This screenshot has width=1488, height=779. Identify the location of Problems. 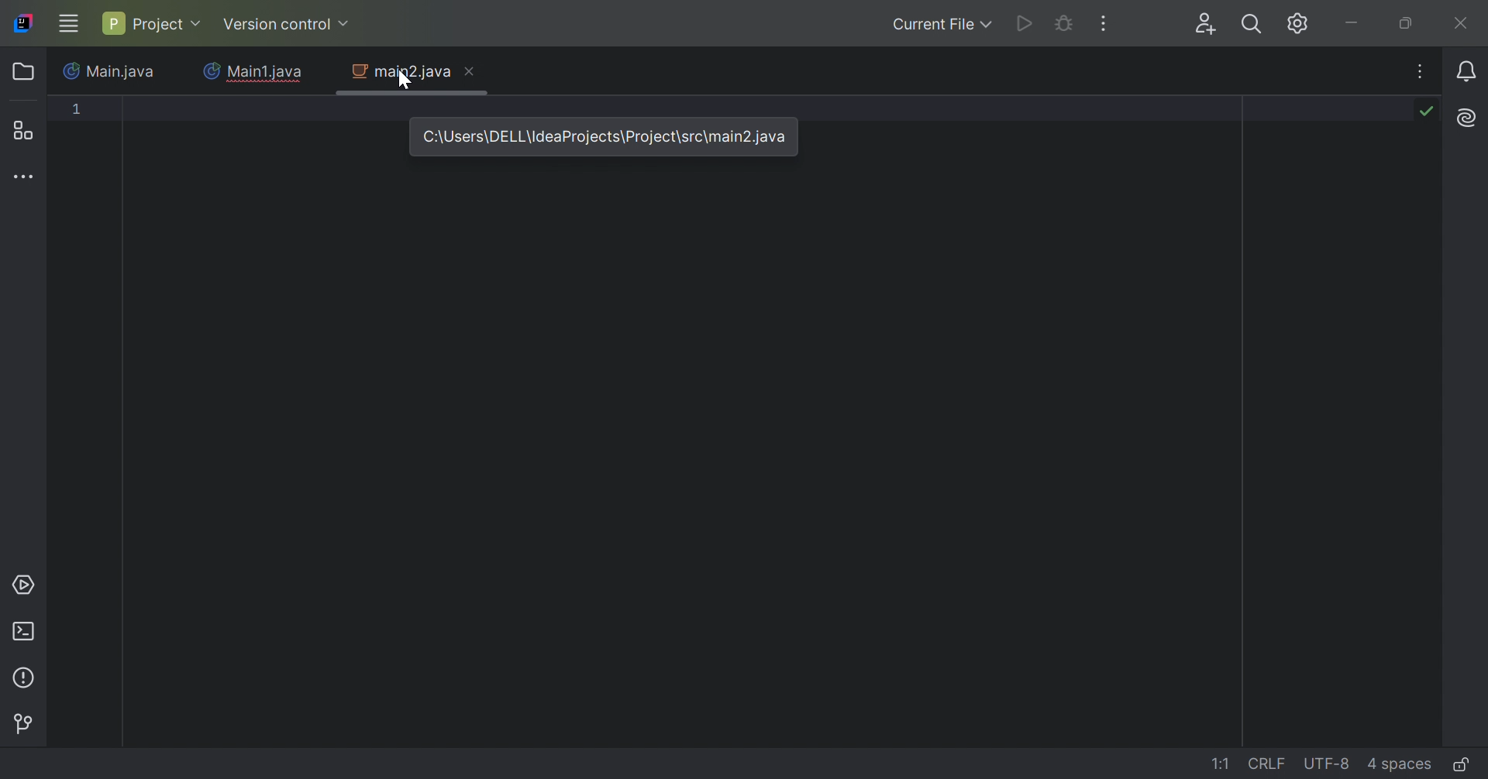
(28, 679).